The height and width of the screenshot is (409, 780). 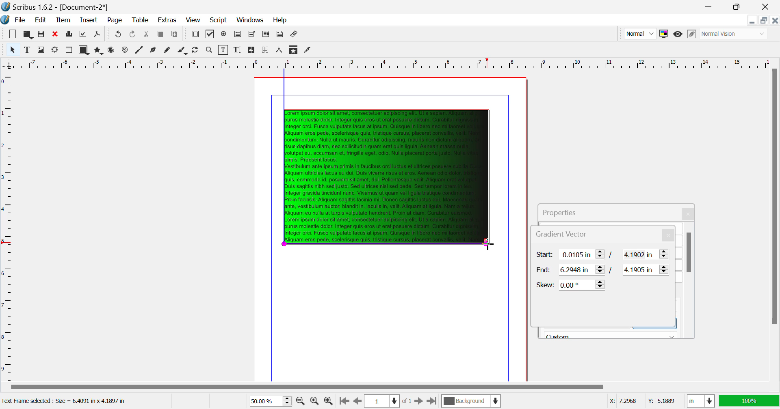 What do you see at coordinates (65, 401) in the screenshot?
I see `Text Frame selected: Size = 6.4091 in x 4.1897 in` at bounding box center [65, 401].